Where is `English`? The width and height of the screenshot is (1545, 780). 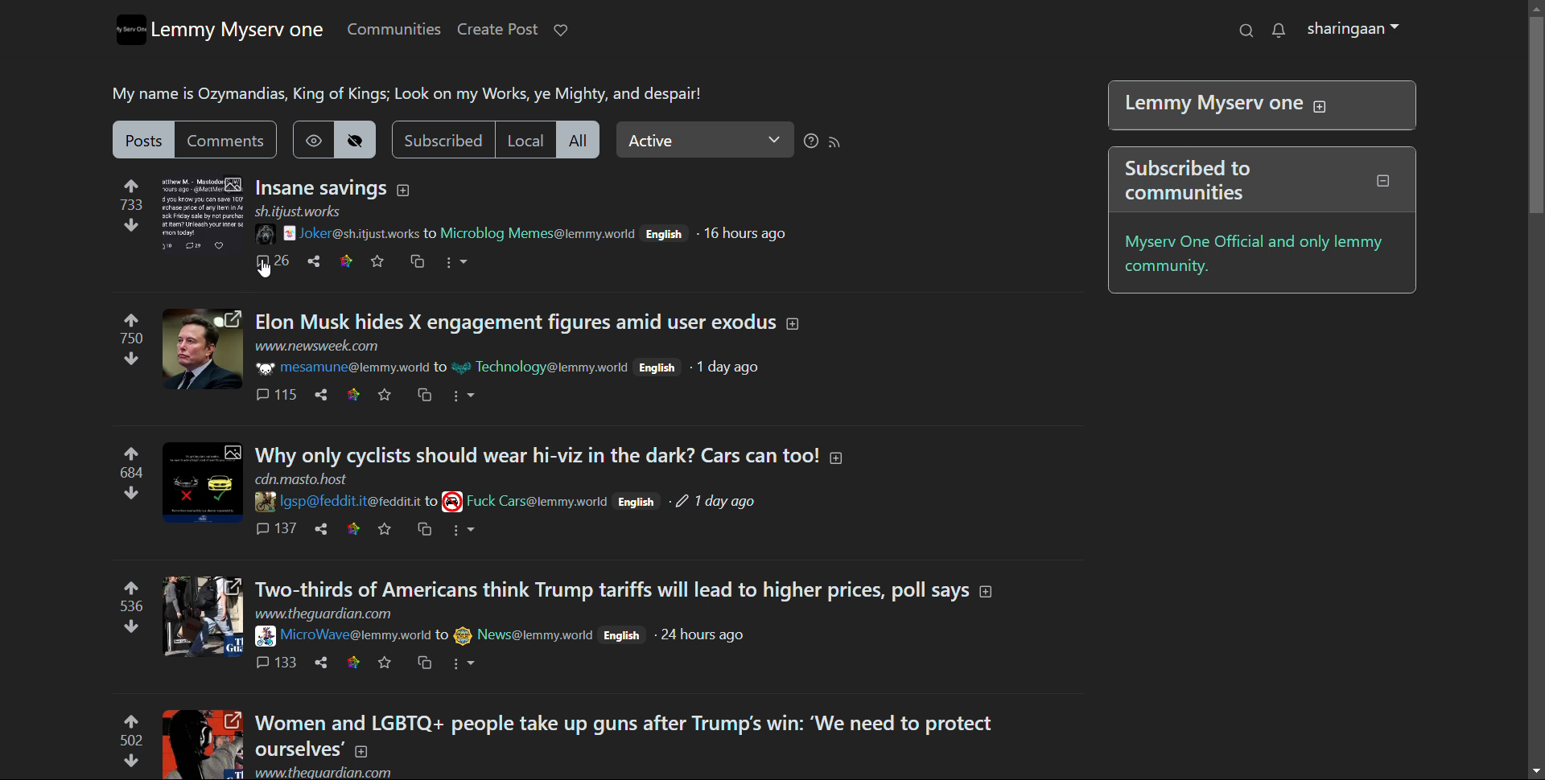
English is located at coordinates (665, 234).